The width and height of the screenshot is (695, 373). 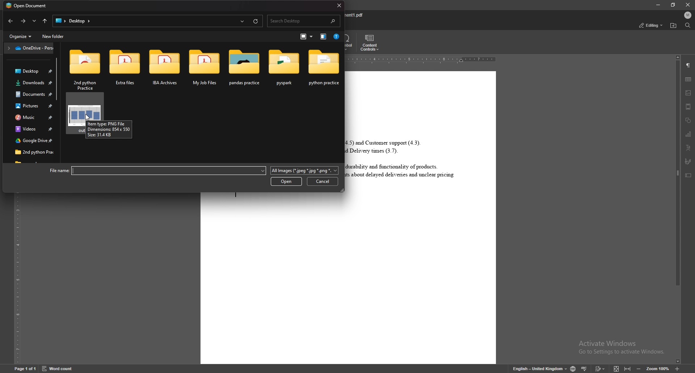 I want to click on search, so click(x=304, y=21).